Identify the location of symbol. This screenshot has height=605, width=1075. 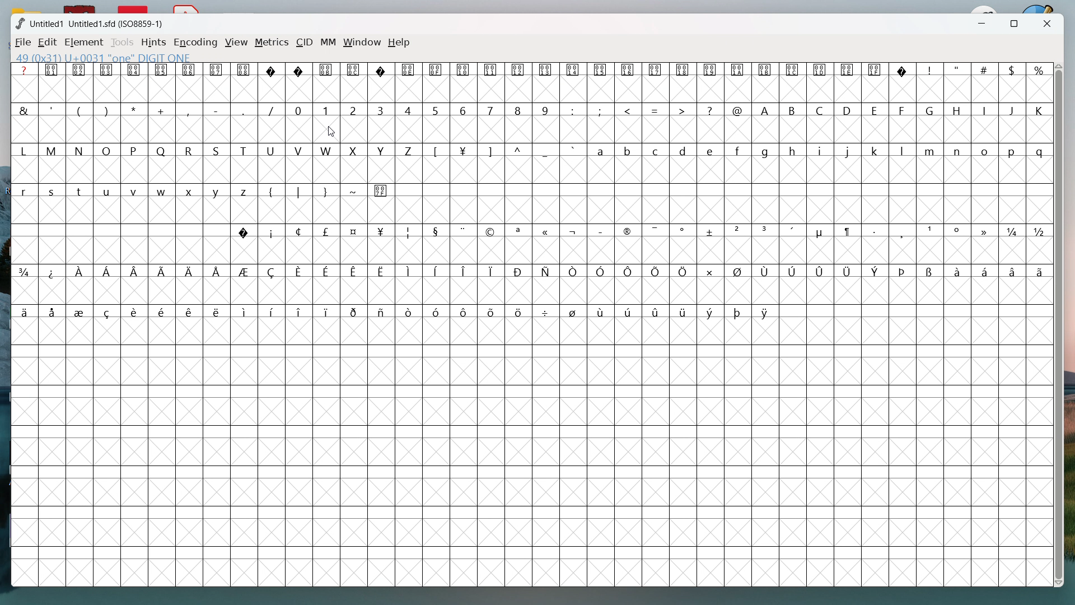
(381, 190).